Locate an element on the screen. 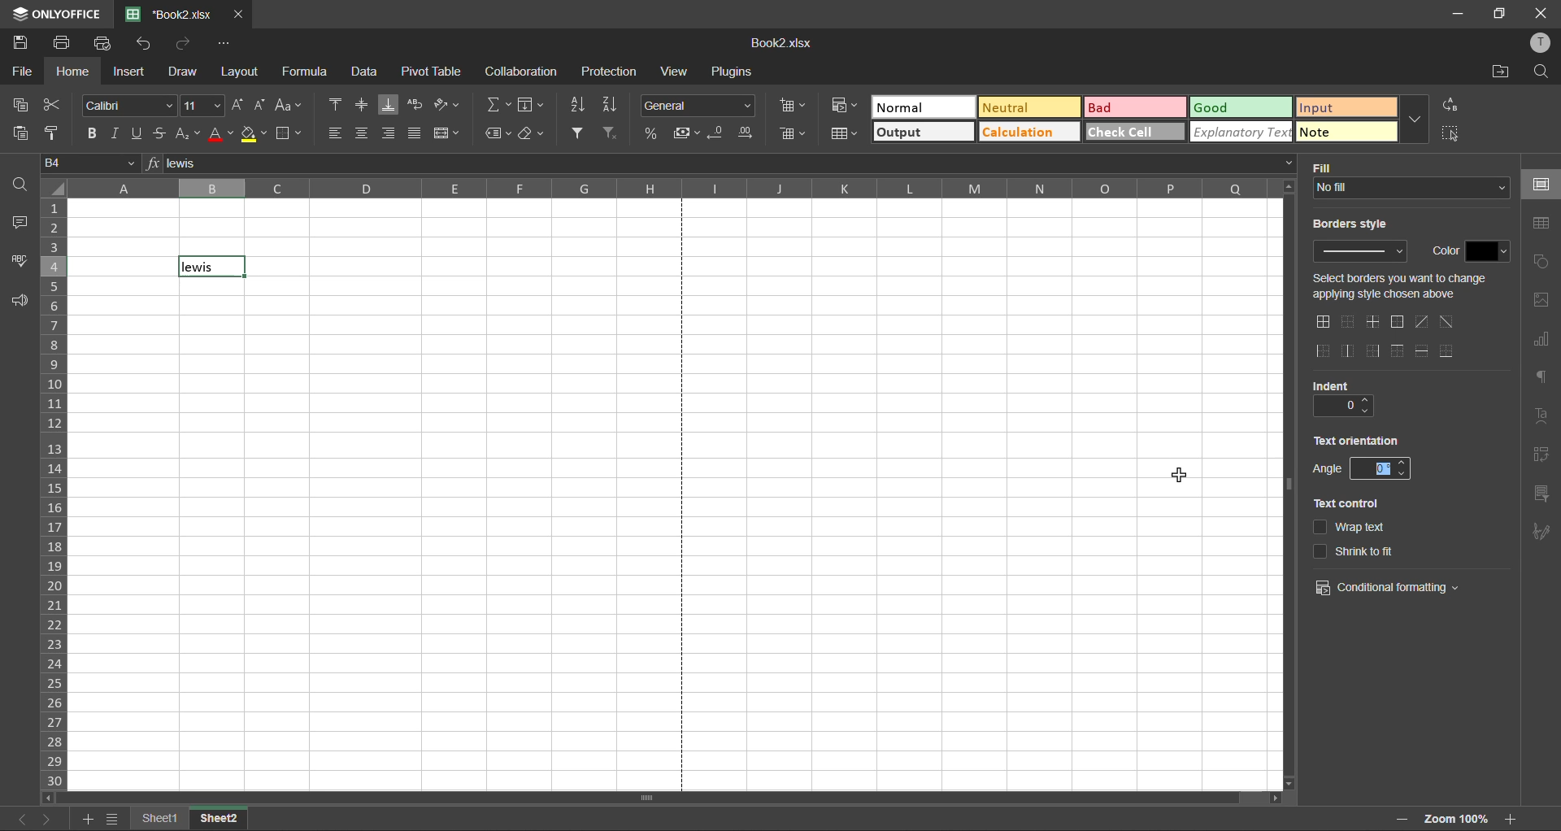 The width and height of the screenshot is (1561, 831). insert cells is located at coordinates (796, 107).